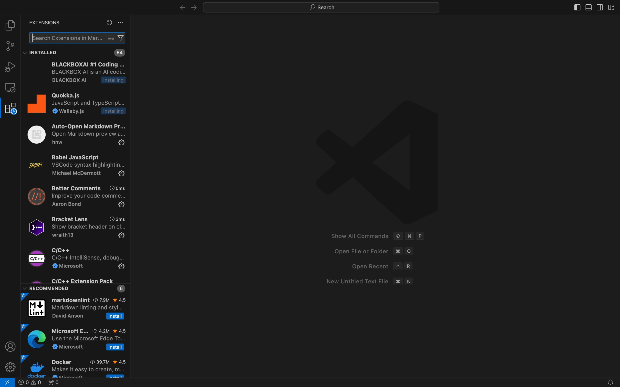  What do you see at coordinates (75, 308) in the screenshot?
I see `markdownlint © 7.9M * 45
Markdown linting and styl...
David Anson [Install` at bounding box center [75, 308].